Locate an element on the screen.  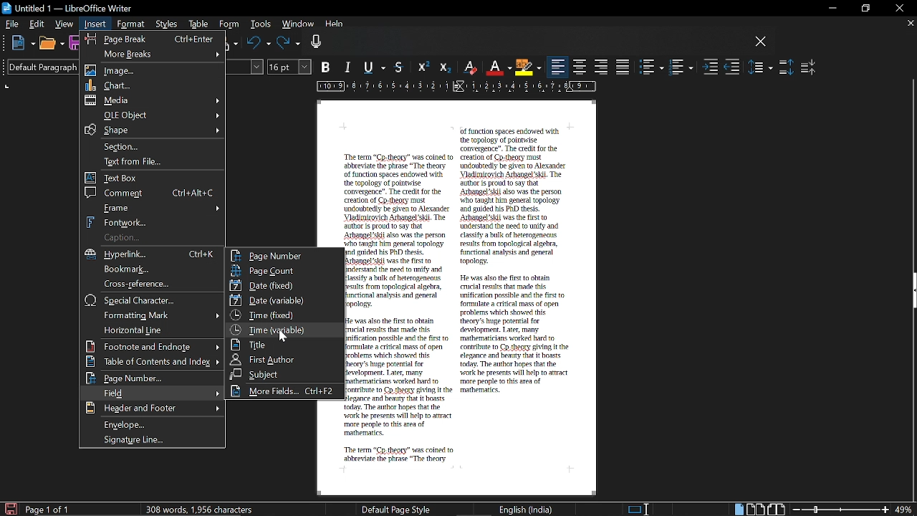
Table is located at coordinates (198, 25).